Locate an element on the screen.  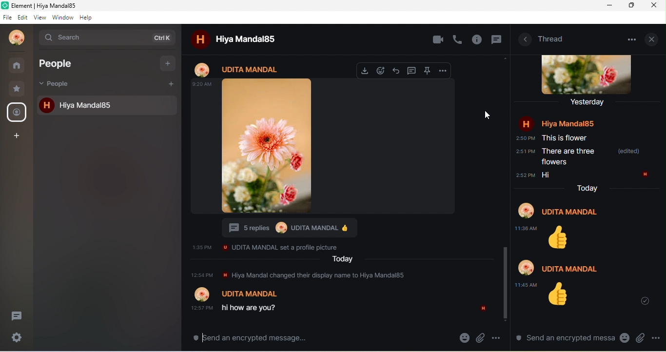
option is located at coordinates (634, 38).